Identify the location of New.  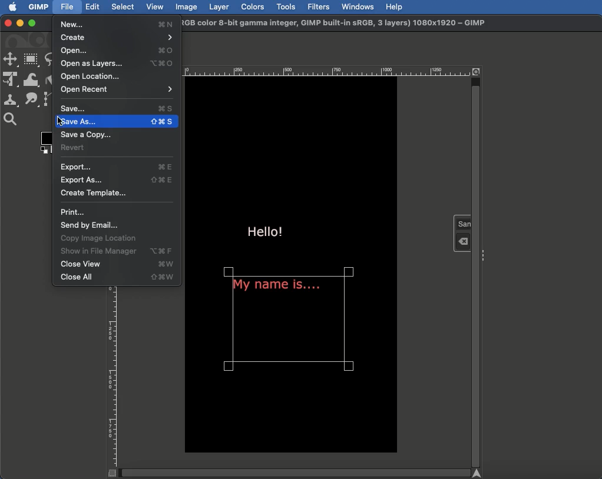
(118, 24).